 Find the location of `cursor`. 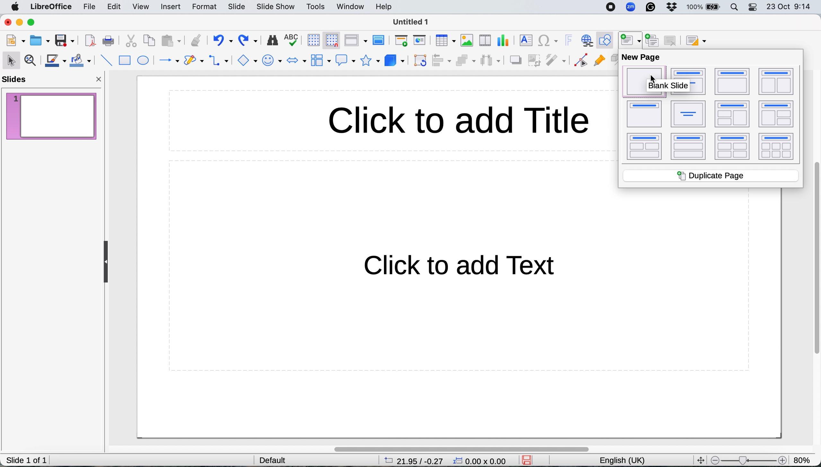

cursor is located at coordinates (653, 80).